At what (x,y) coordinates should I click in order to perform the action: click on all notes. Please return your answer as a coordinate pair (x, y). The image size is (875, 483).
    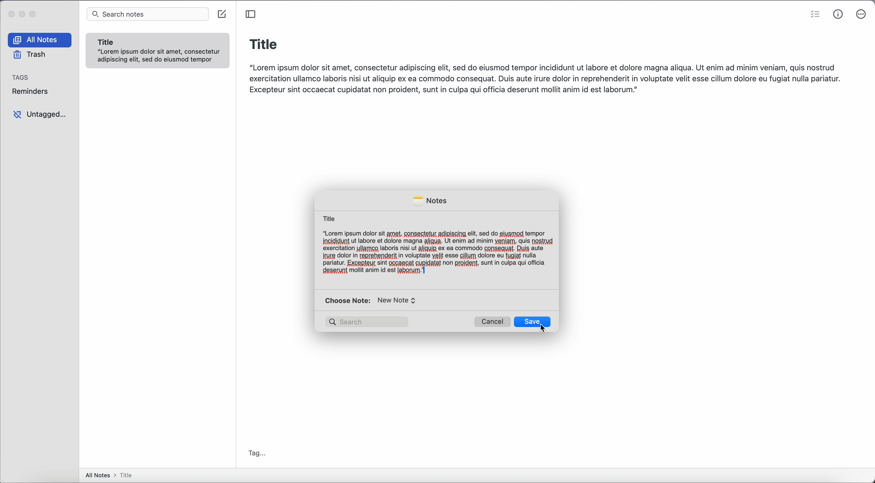
    Looking at the image, I should click on (41, 40).